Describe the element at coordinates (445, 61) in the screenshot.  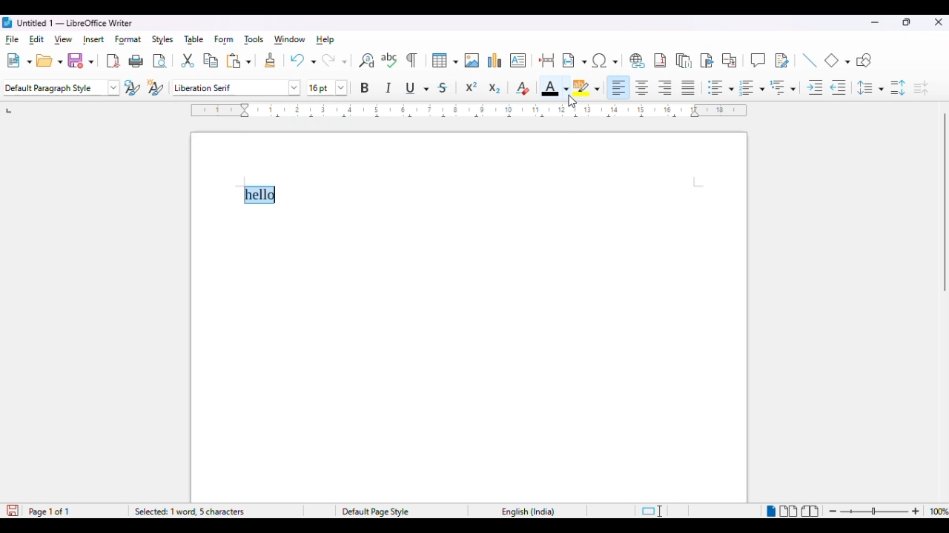
I see `insert table` at that location.